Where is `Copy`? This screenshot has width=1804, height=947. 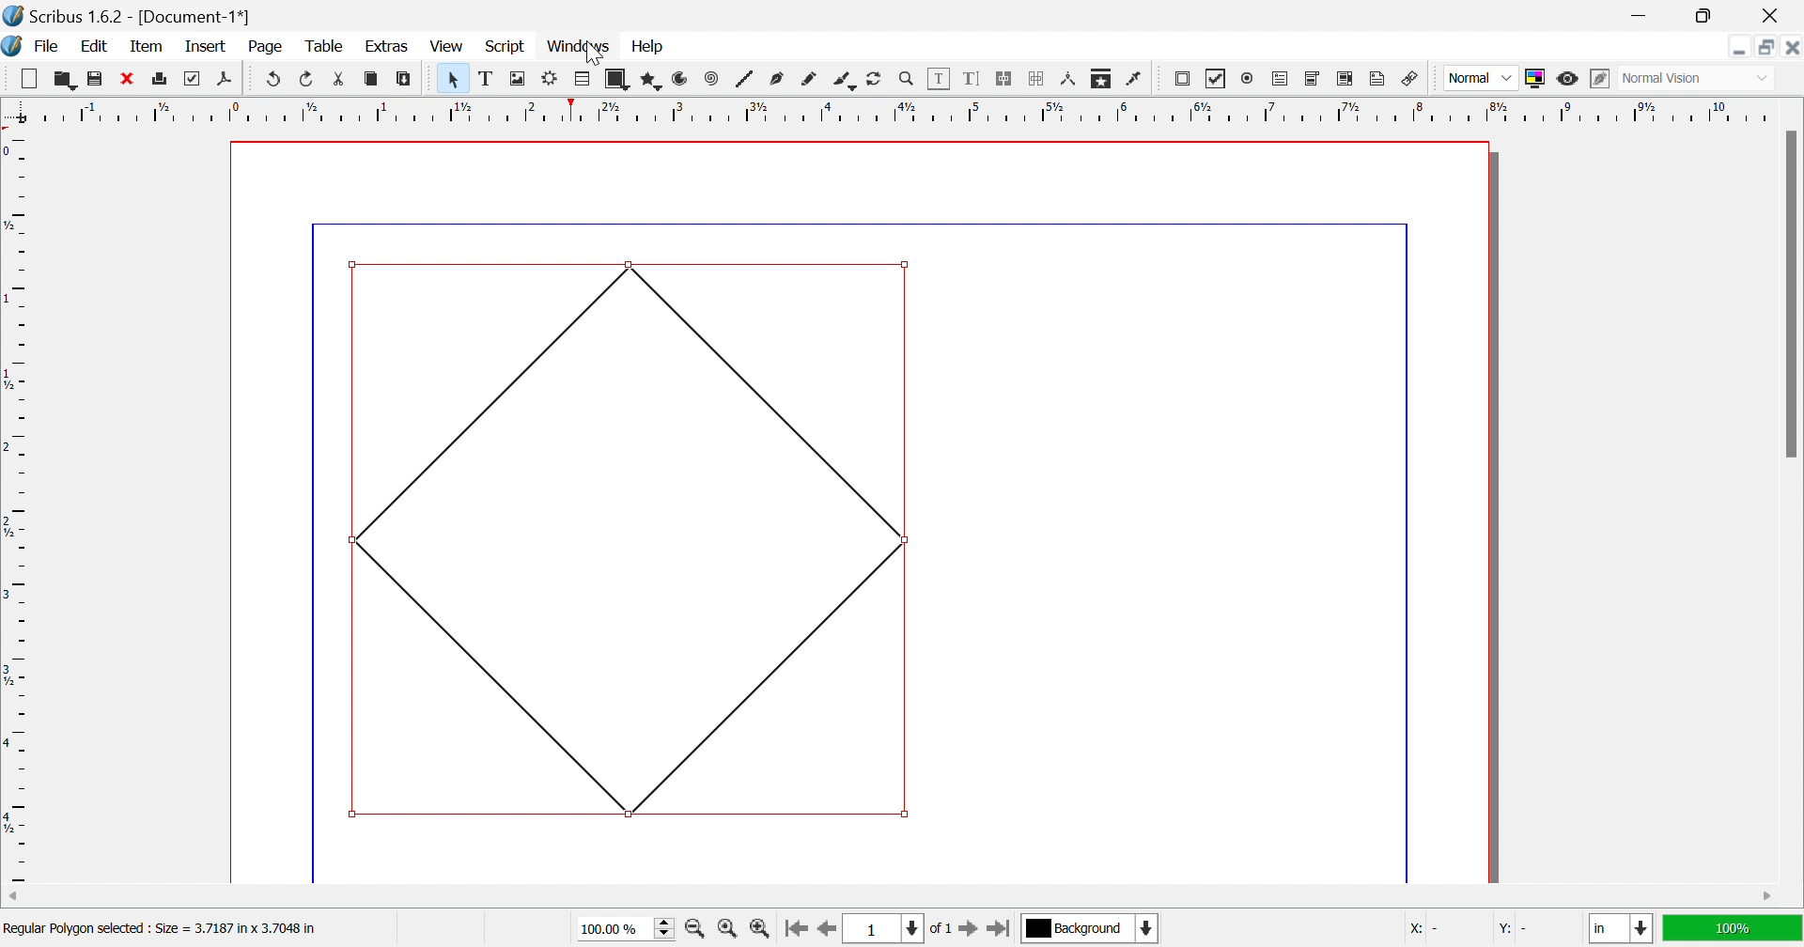
Copy is located at coordinates (371, 78).